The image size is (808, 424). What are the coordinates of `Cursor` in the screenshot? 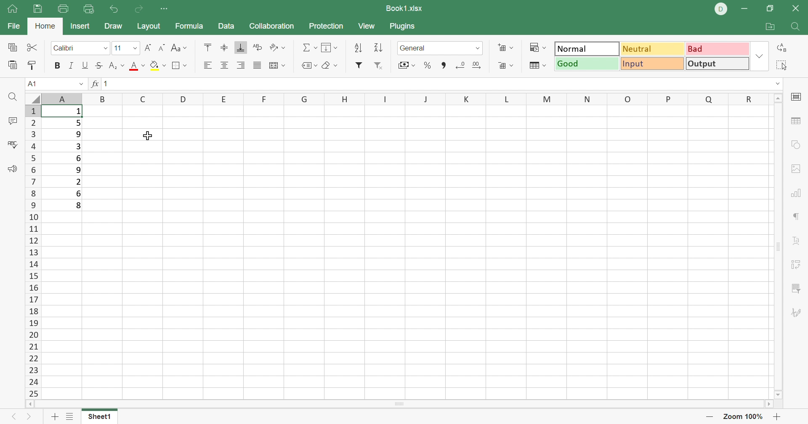 It's located at (146, 136).